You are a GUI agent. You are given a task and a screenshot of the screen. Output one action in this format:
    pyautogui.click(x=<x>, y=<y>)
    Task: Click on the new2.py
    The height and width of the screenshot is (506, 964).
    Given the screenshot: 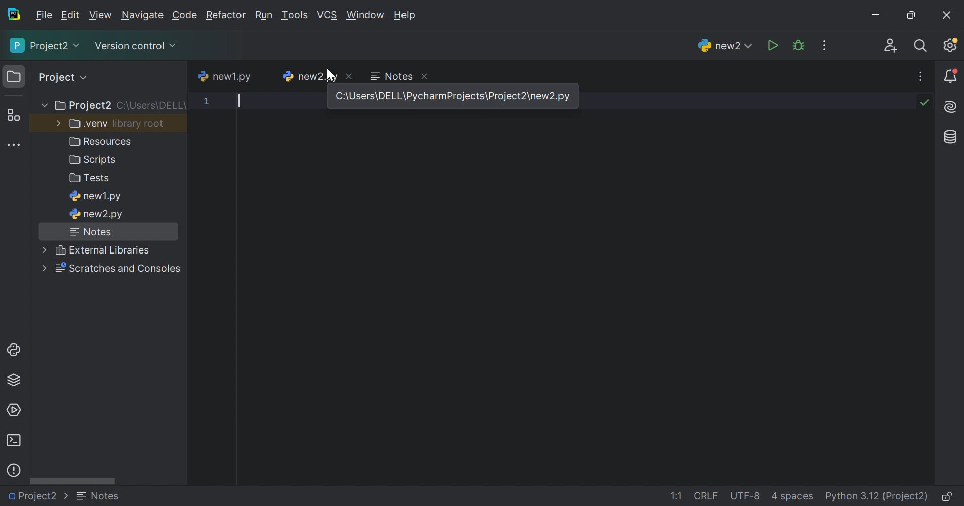 What is the action you would take?
    pyautogui.click(x=722, y=45)
    